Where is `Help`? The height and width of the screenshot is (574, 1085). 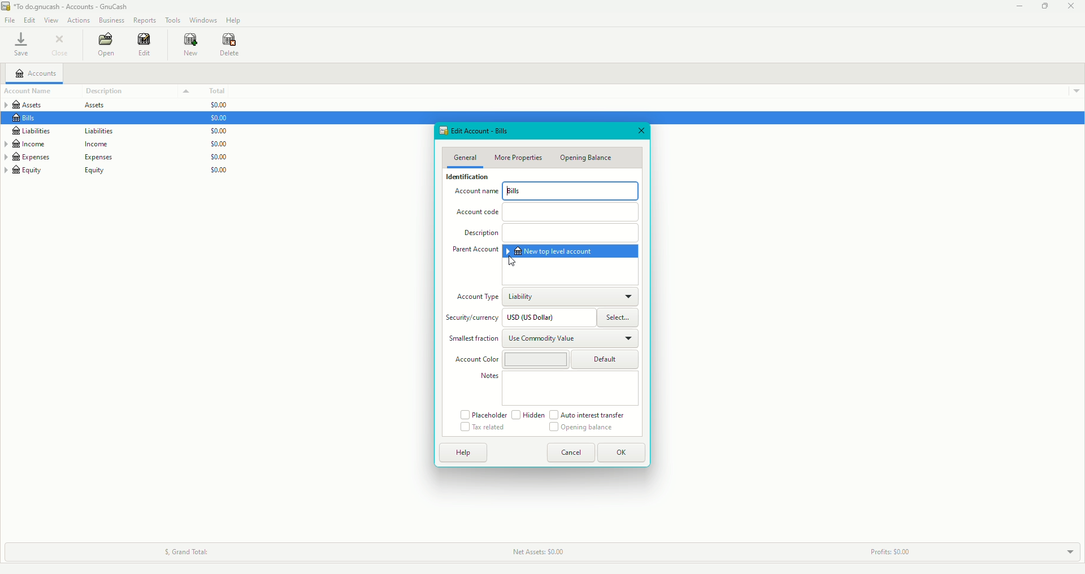 Help is located at coordinates (461, 453).